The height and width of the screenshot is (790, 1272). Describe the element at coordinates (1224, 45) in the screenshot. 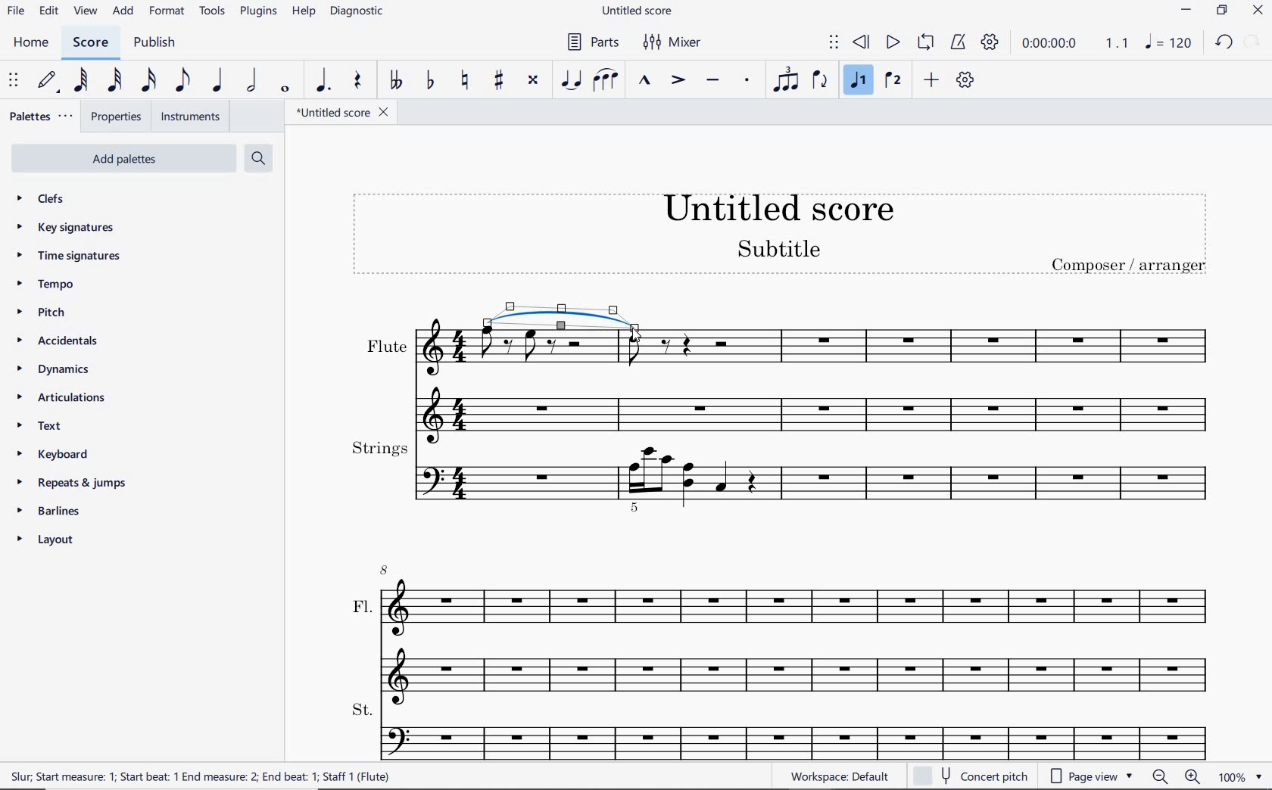

I see `undo` at that location.